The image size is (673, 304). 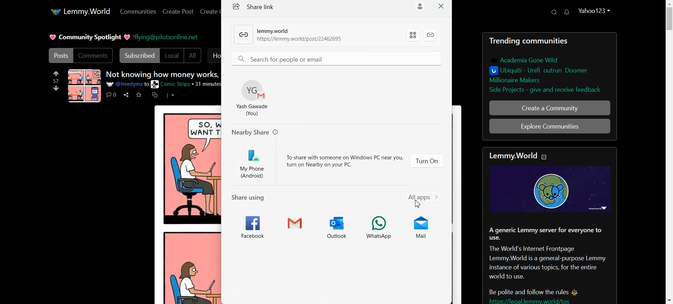 I want to click on Communities, so click(x=138, y=11).